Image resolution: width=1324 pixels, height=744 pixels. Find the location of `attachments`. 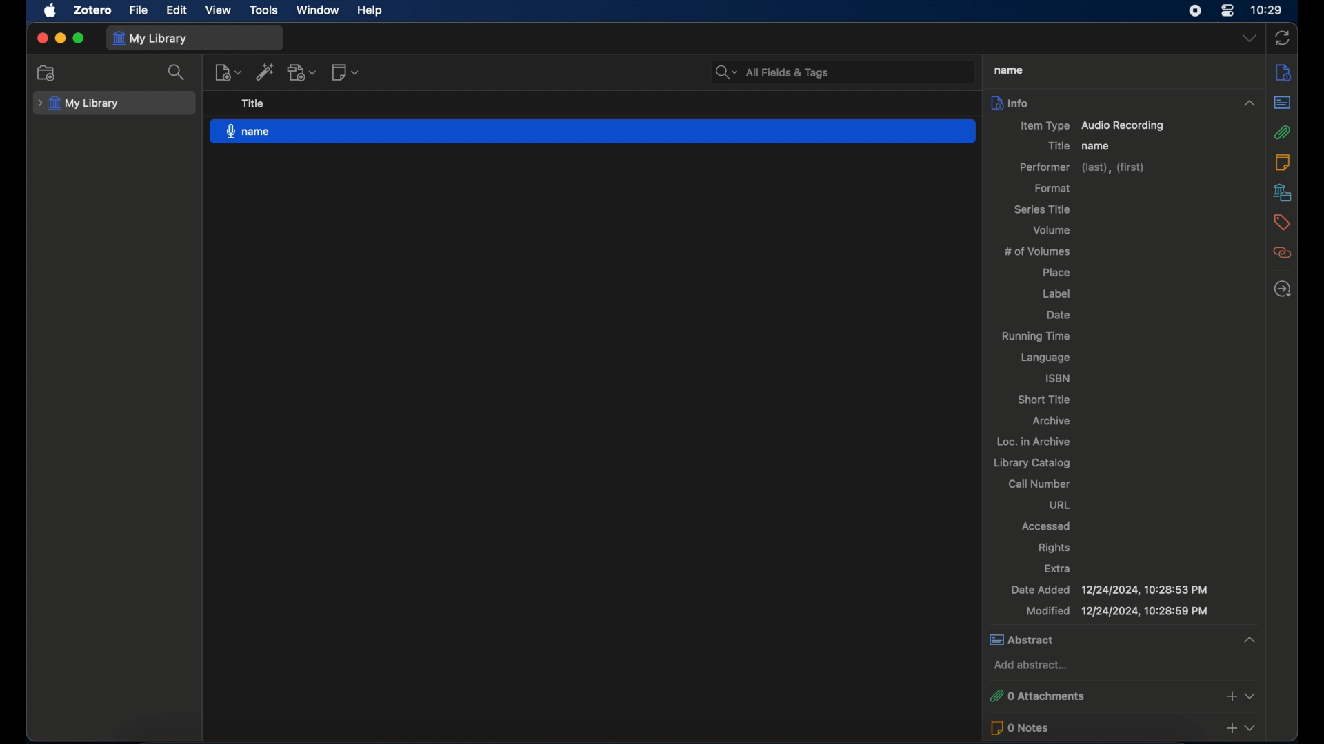

attachments is located at coordinates (1284, 133).